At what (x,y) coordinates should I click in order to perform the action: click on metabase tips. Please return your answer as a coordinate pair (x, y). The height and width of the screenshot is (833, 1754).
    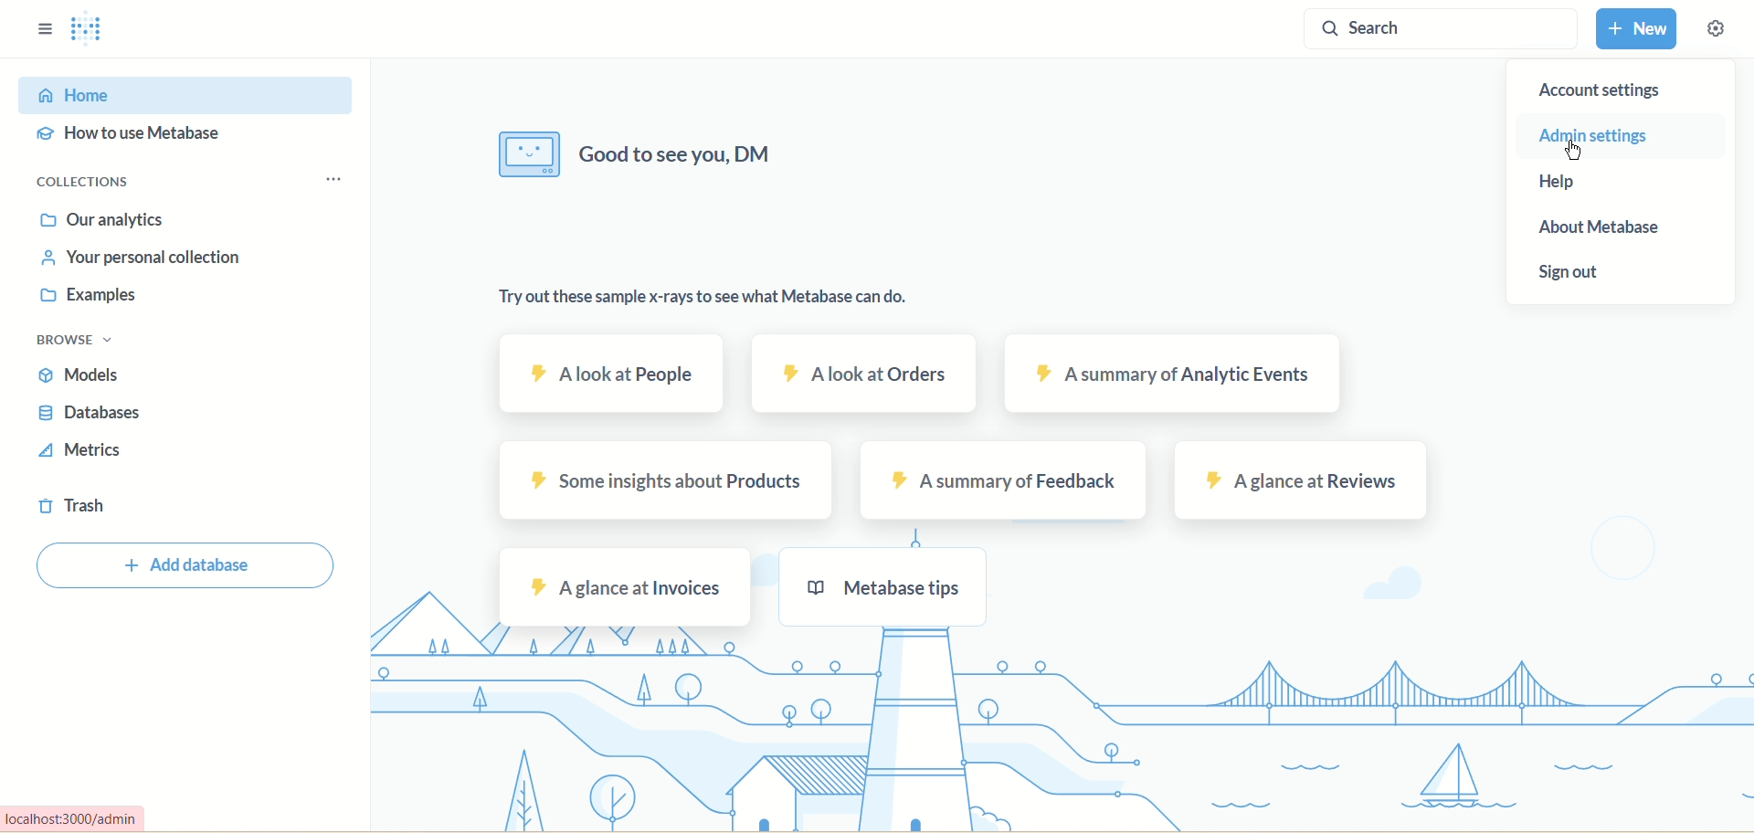
    Looking at the image, I should click on (881, 586).